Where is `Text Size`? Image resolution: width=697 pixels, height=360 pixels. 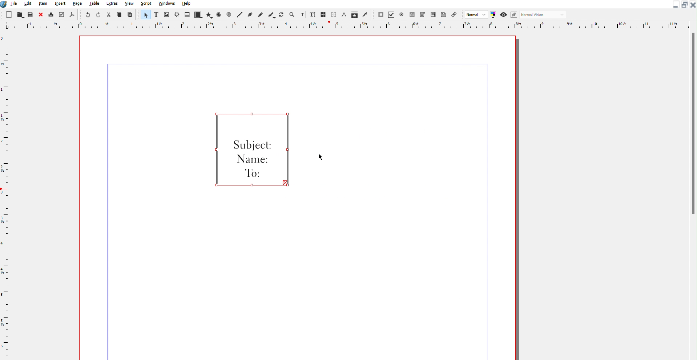 Text Size is located at coordinates (313, 14).